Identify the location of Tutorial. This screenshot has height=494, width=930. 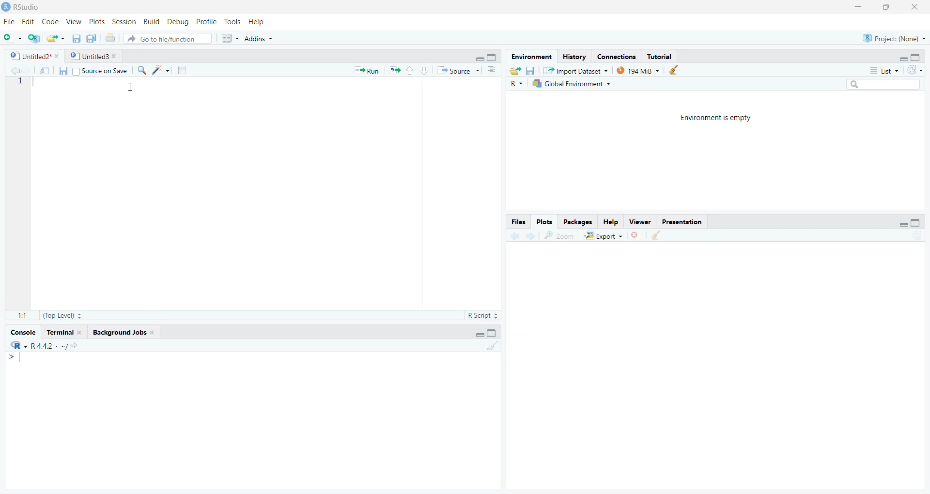
(663, 57).